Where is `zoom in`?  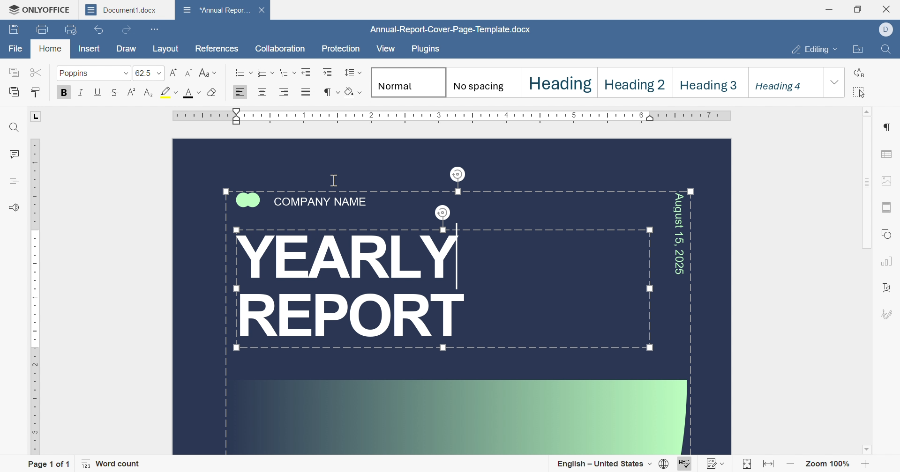
zoom in is located at coordinates (865, 465).